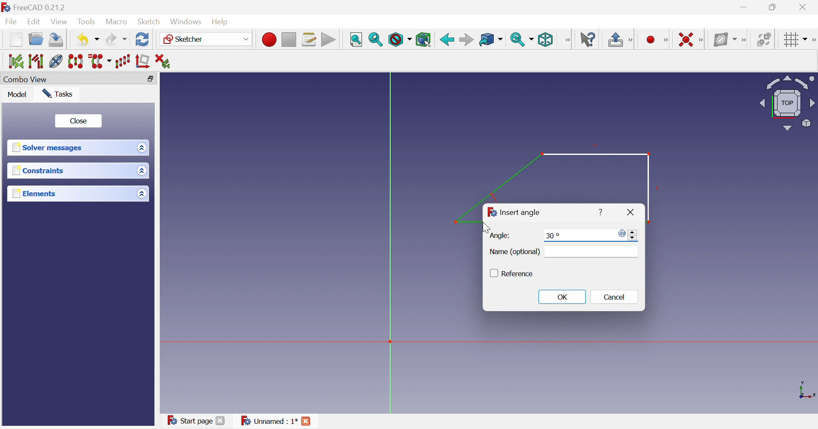 The height and width of the screenshot is (429, 818). What do you see at coordinates (376, 40) in the screenshot?
I see `Fit selection` at bounding box center [376, 40].